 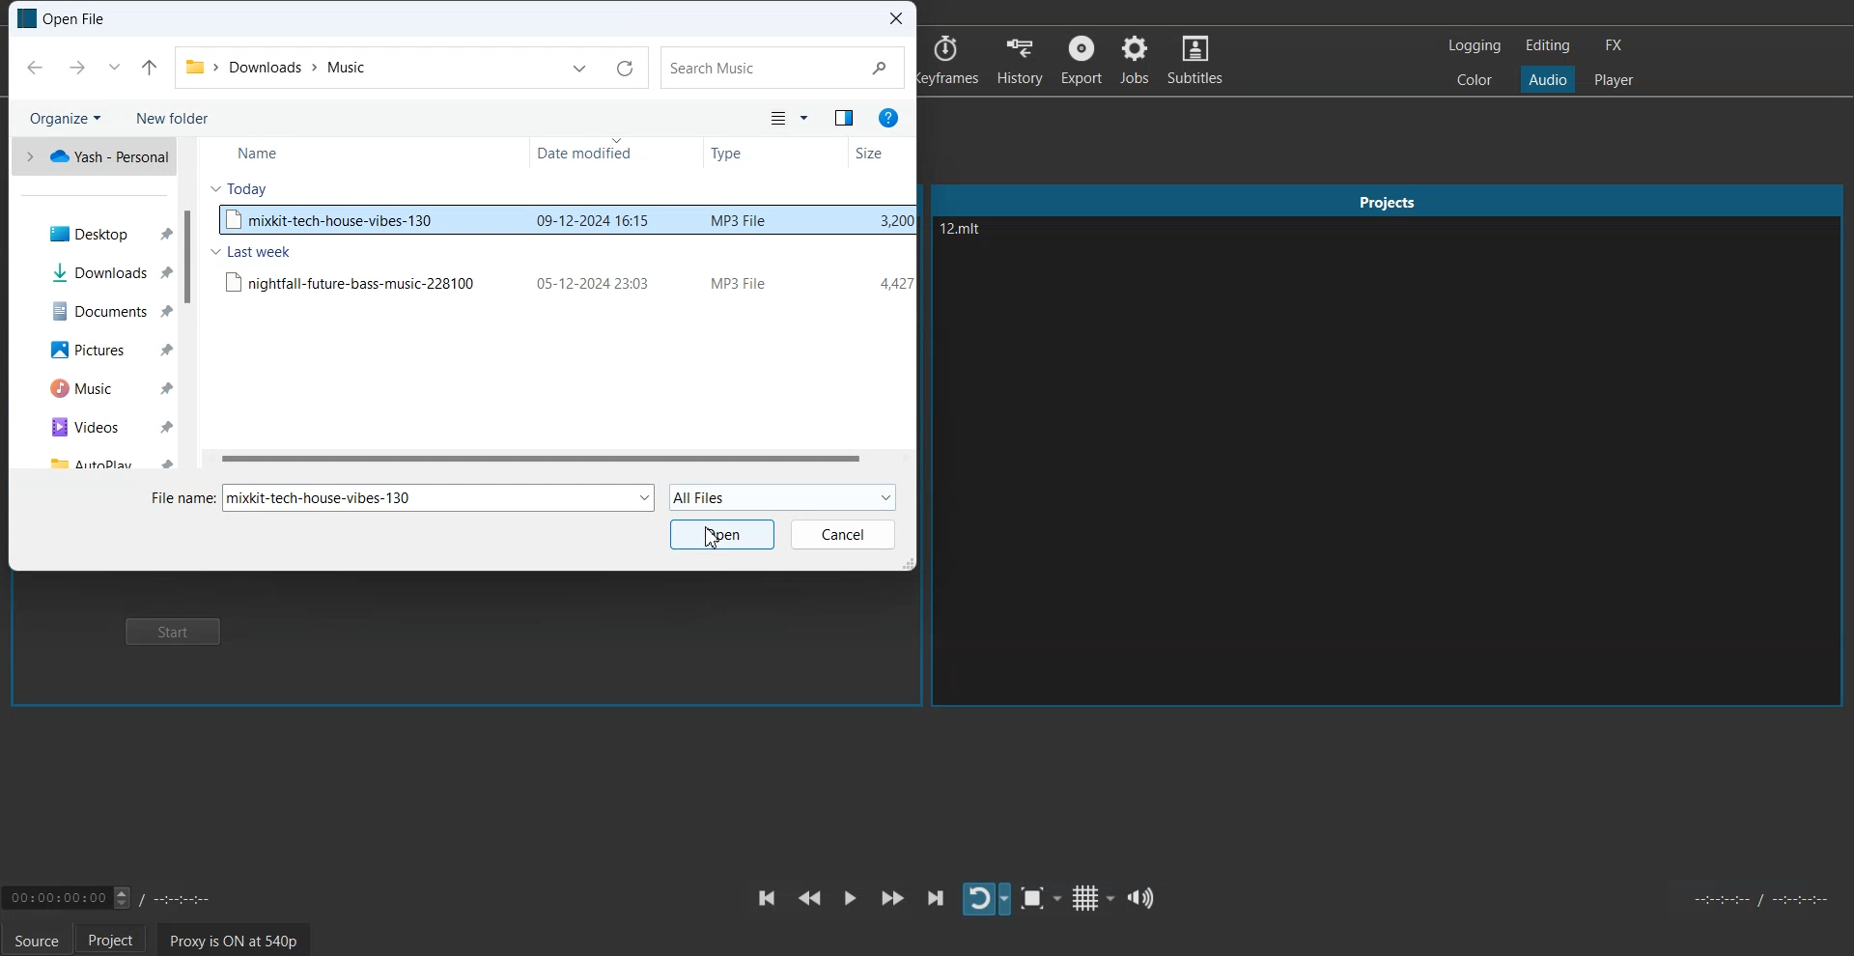 What do you see at coordinates (172, 632) in the screenshot?
I see `Start` at bounding box center [172, 632].